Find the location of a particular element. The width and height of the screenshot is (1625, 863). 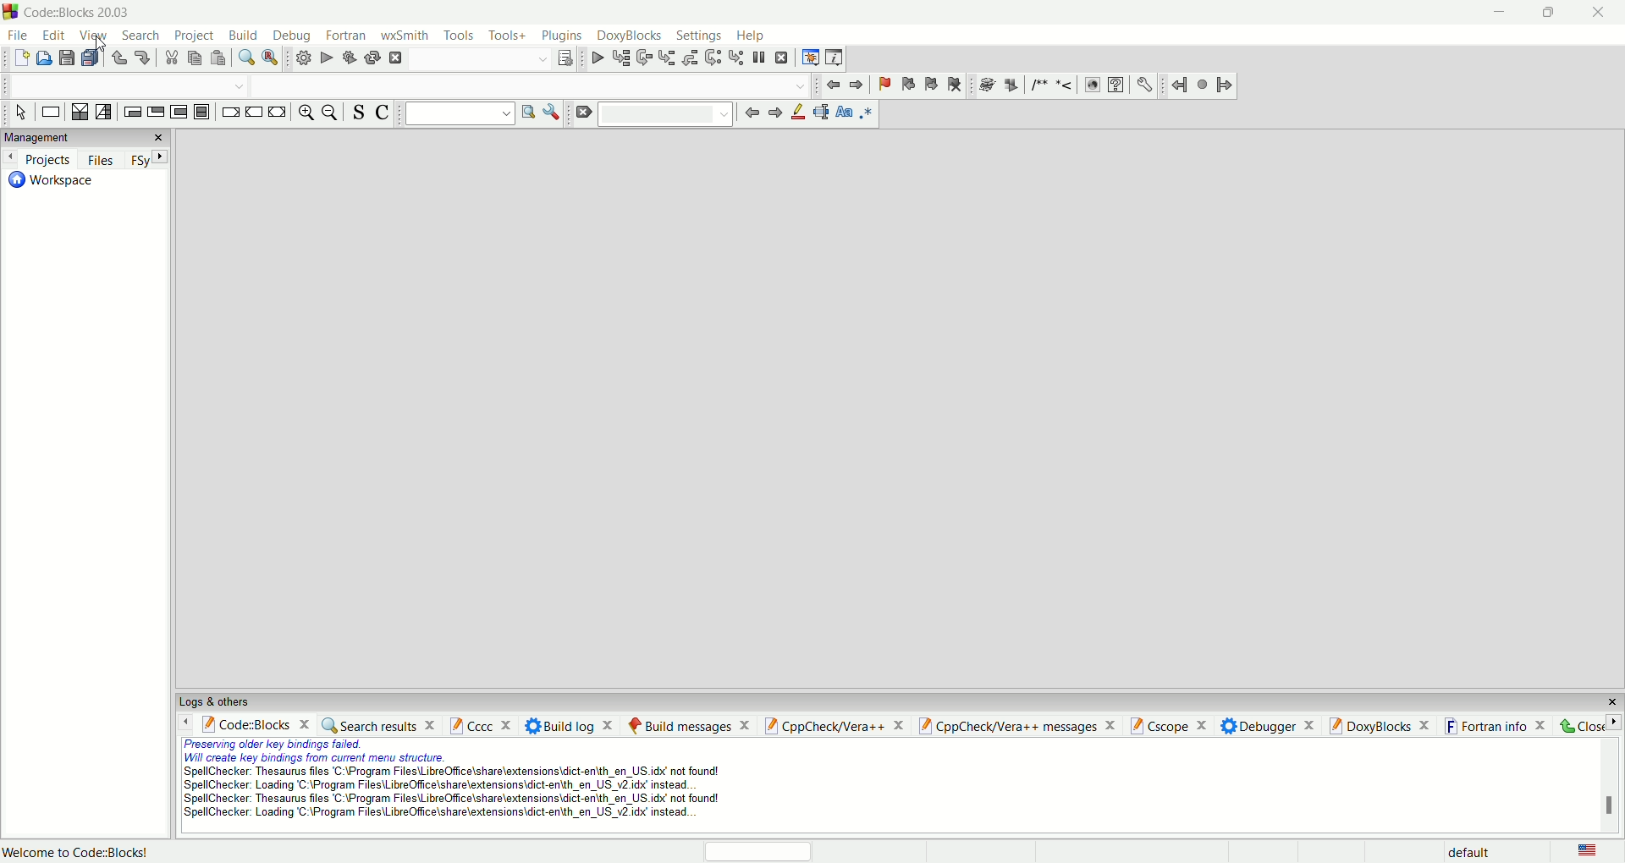

toggle comment is located at coordinates (382, 114).